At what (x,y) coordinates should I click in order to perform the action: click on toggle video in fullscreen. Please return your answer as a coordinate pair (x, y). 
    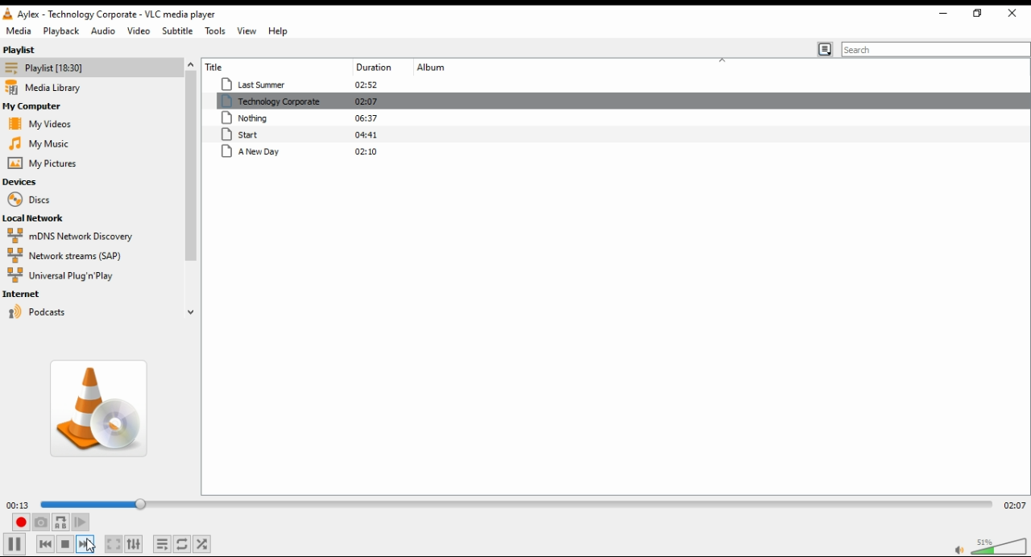
    Looking at the image, I should click on (113, 543).